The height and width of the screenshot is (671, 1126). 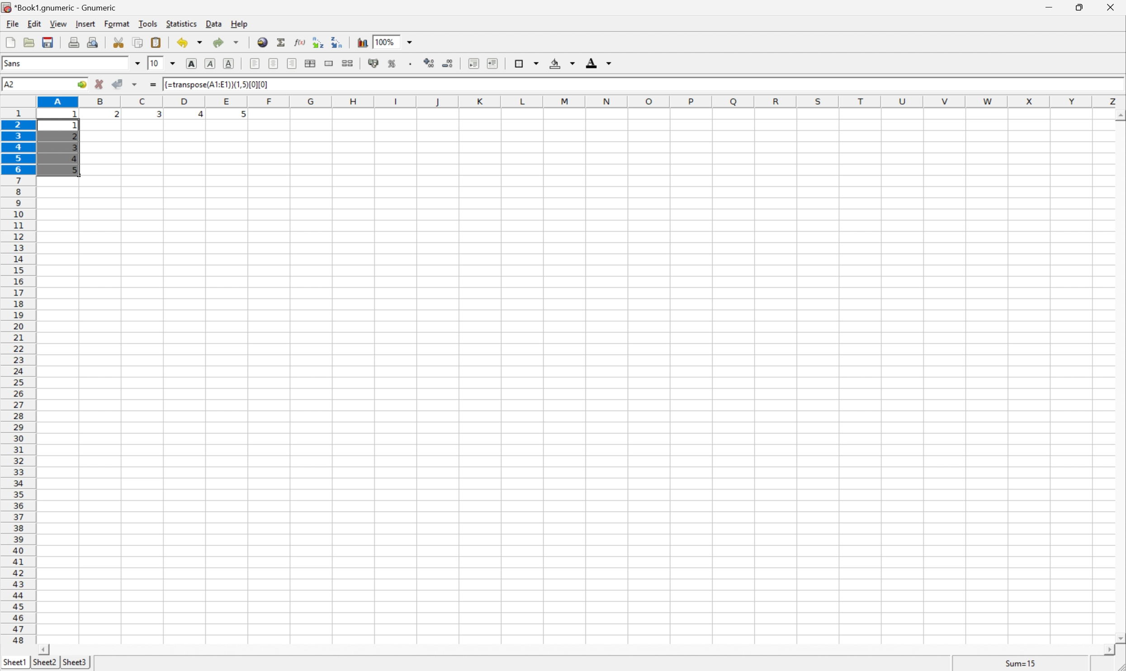 What do you see at coordinates (1110, 651) in the screenshot?
I see `scroll right` at bounding box center [1110, 651].